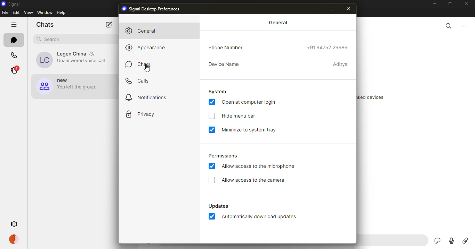 The image size is (475, 249). What do you see at coordinates (219, 206) in the screenshot?
I see `updates` at bounding box center [219, 206].